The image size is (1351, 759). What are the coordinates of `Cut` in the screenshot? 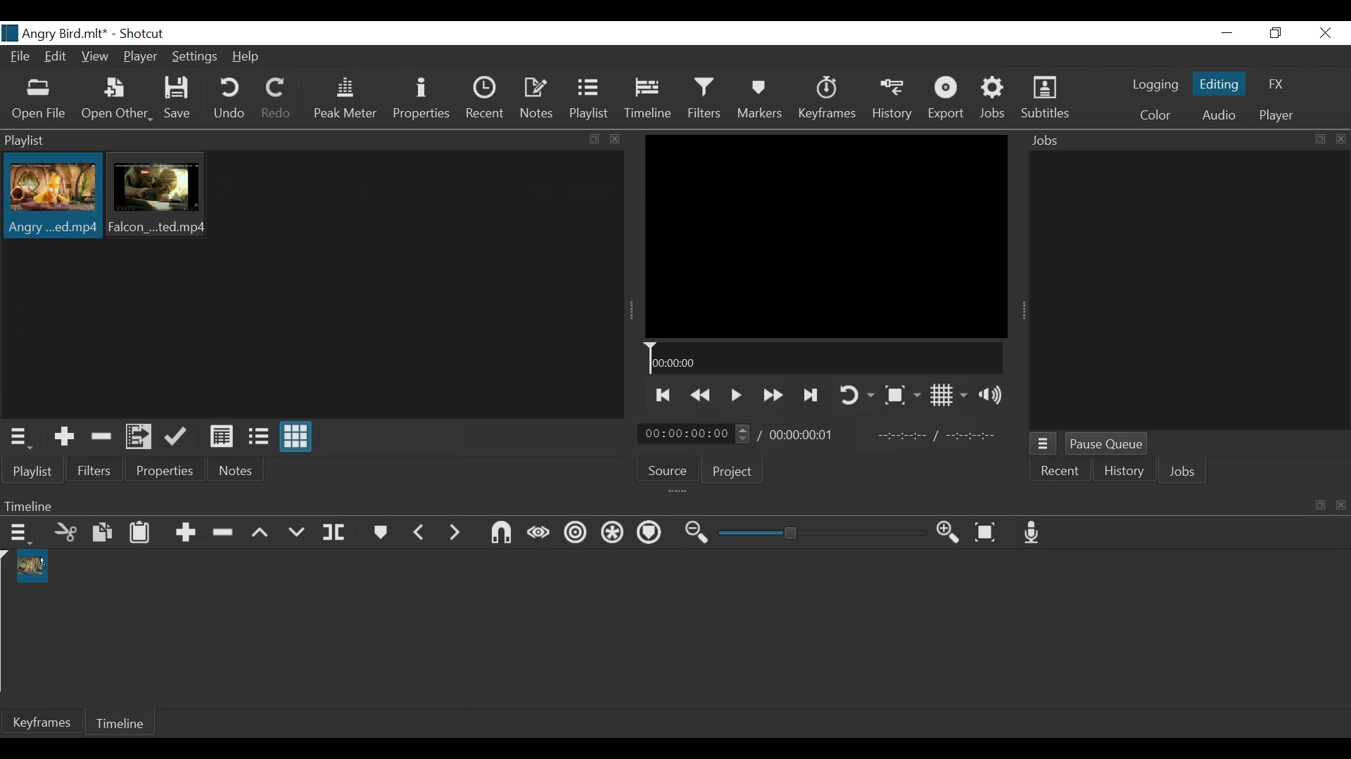 It's located at (66, 534).